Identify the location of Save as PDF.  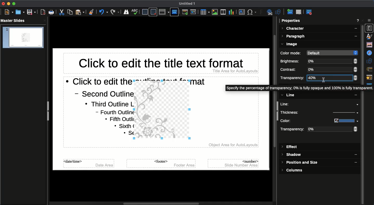
(43, 13).